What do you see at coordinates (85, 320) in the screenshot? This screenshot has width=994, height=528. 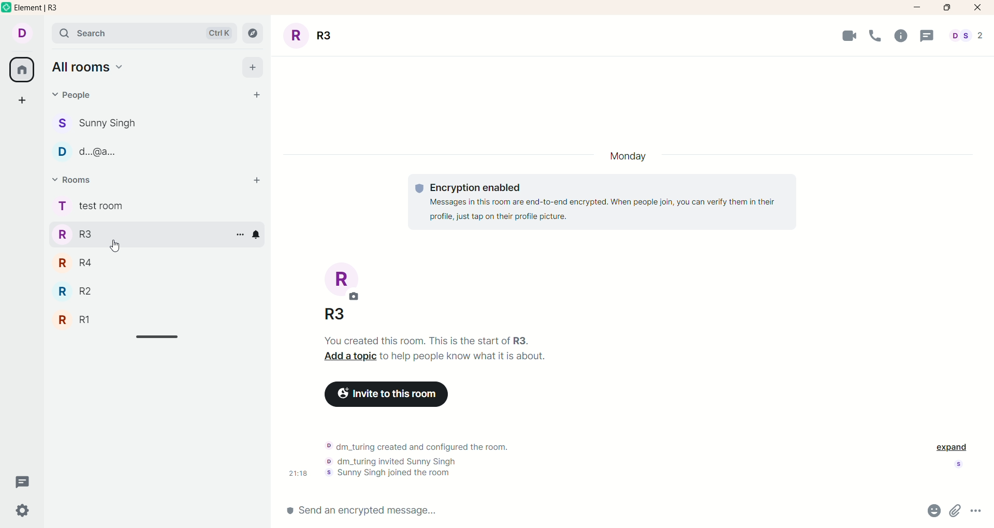 I see `R1` at bounding box center [85, 320].